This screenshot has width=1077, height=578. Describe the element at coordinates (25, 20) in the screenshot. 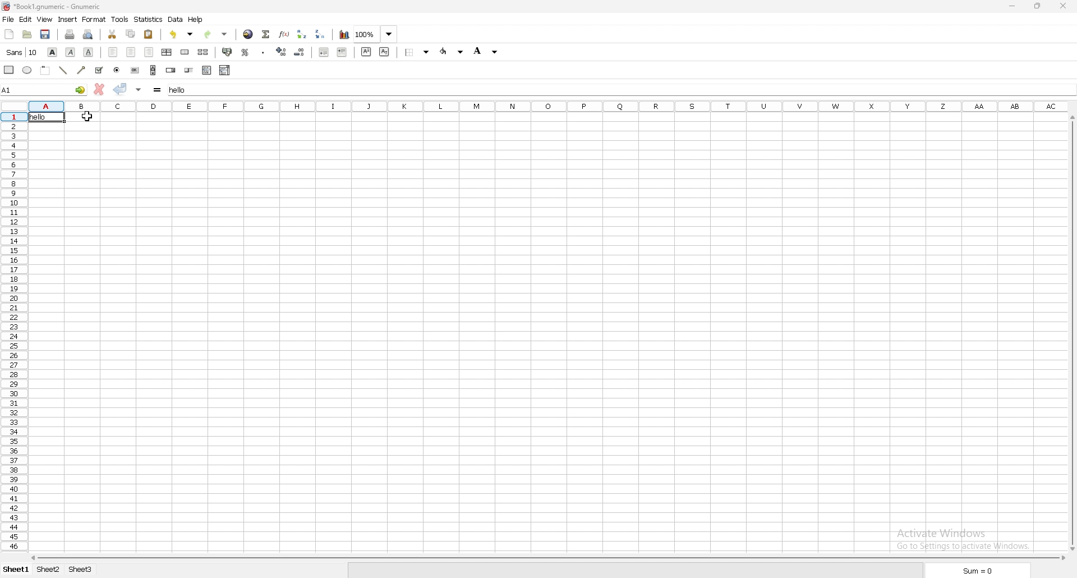

I see `edit` at that location.